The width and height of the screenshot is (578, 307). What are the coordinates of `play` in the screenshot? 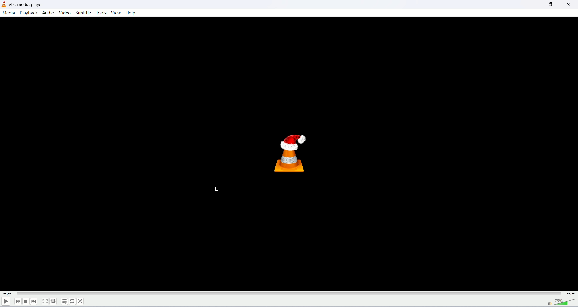 It's located at (5, 302).